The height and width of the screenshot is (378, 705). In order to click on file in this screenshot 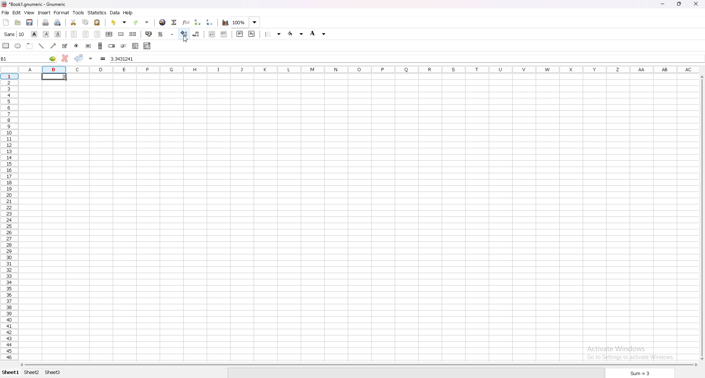, I will do `click(5, 13)`.